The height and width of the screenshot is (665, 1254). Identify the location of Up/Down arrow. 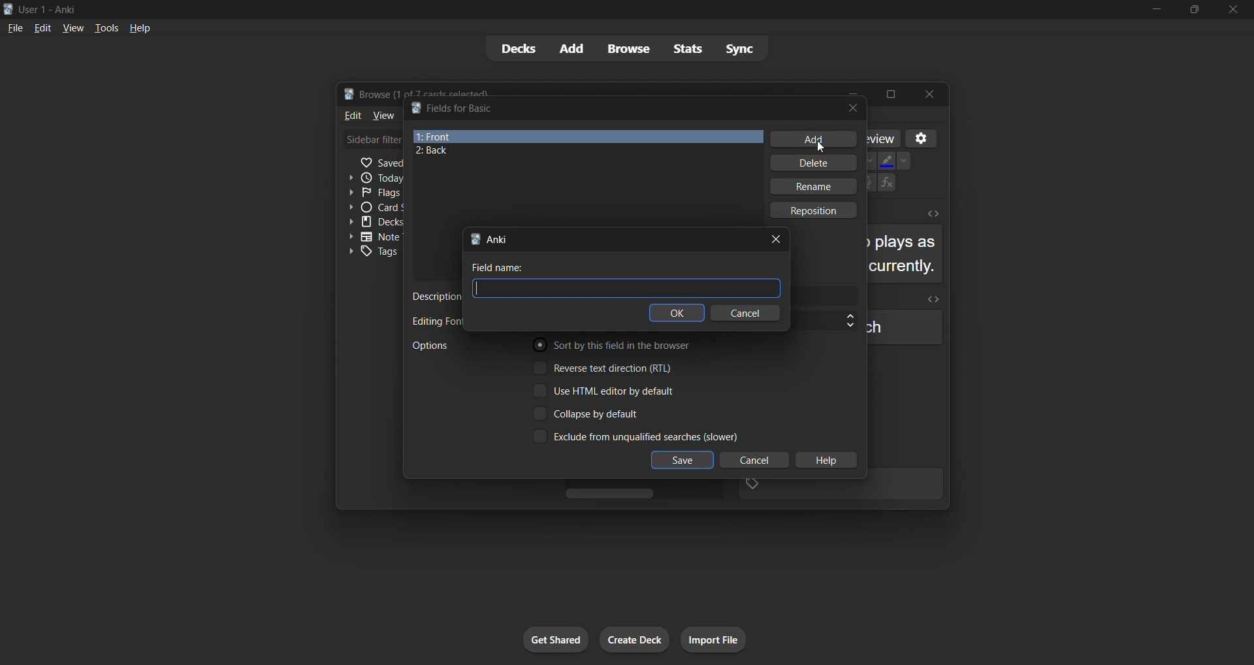
(842, 319).